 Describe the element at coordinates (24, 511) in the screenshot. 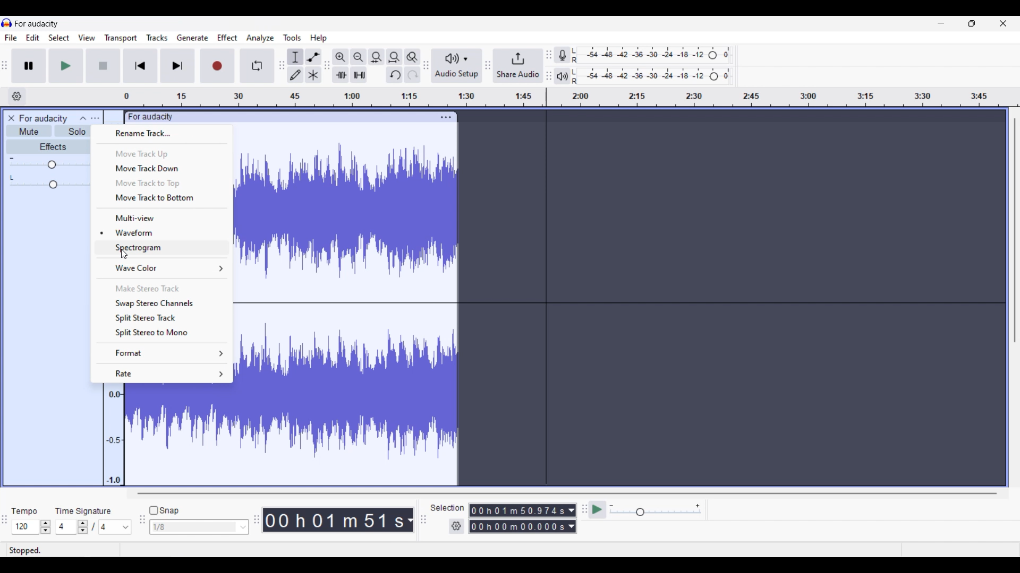

I see `Indicates tempo settings` at that location.